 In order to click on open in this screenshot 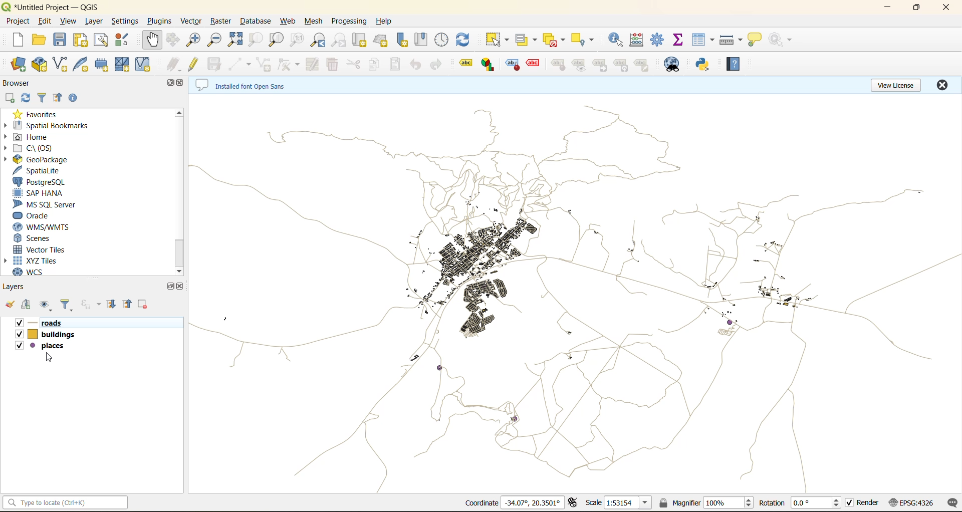, I will do `click(37, 40)`.